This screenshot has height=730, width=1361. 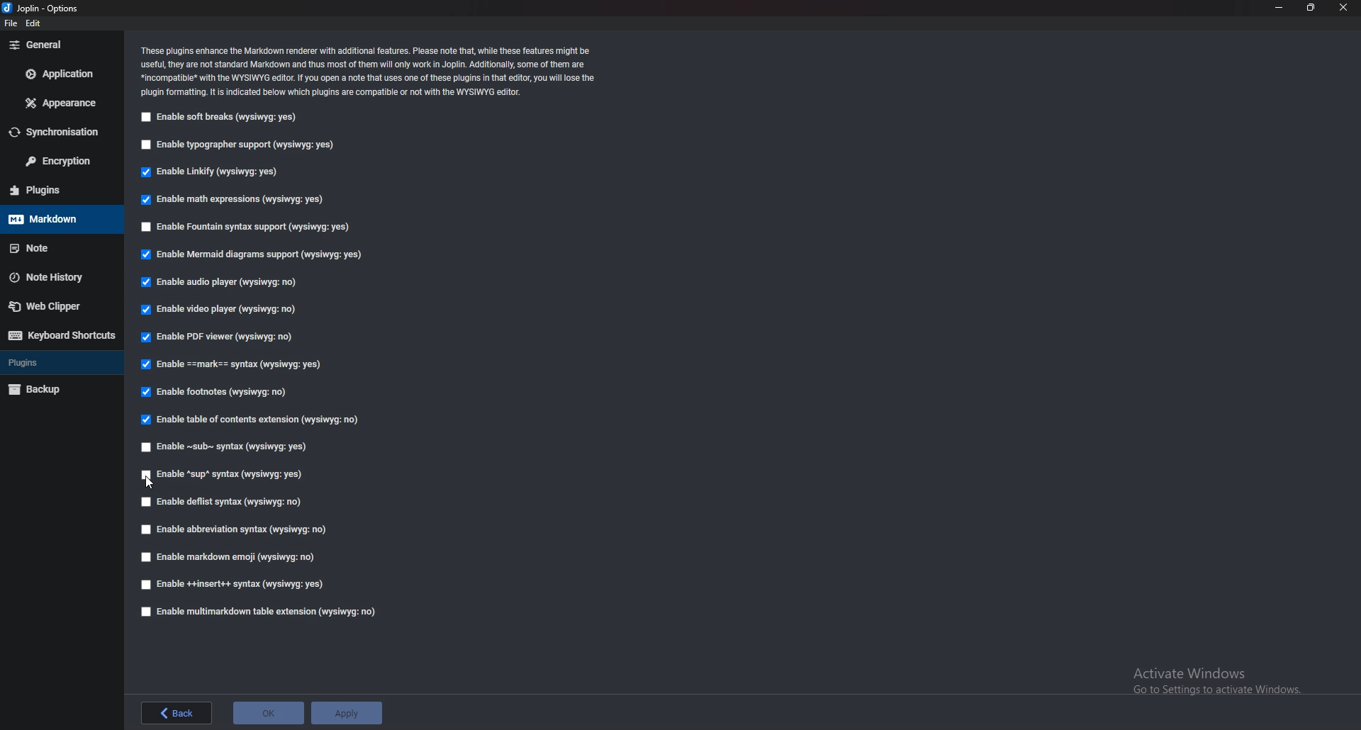 What do you see at coordinates (60, 47) in the screenshot?
I see `general` at bounding box center [60, 47].